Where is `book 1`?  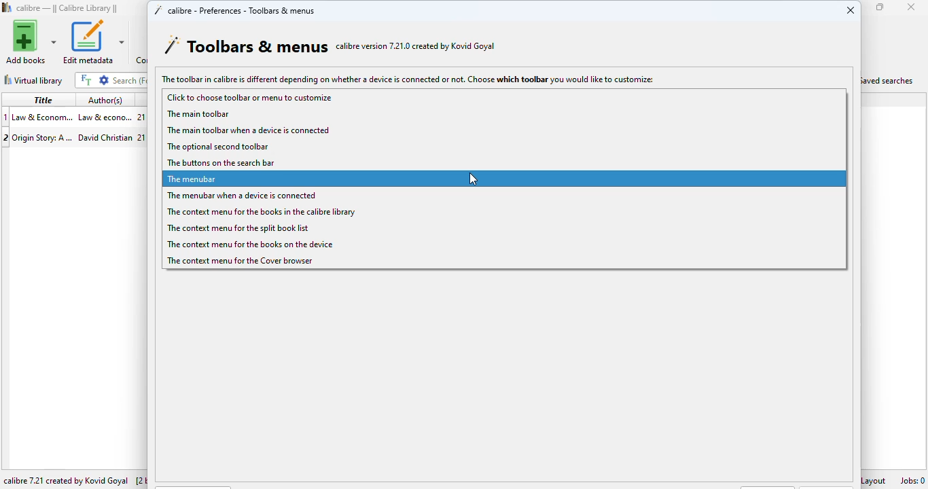 book 1 is located at coordinates (73, 116).